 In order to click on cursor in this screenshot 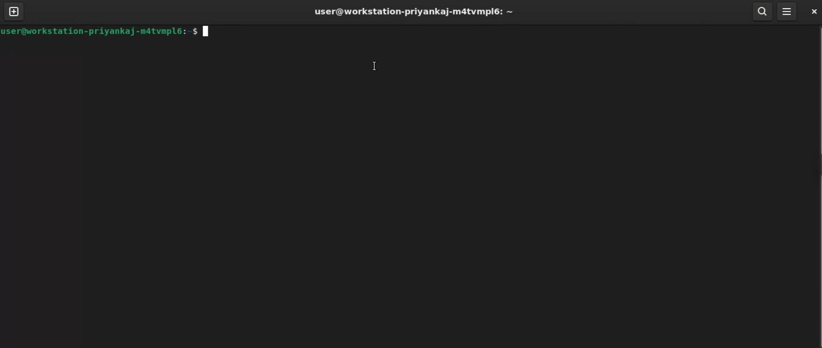, I will do `click(375, 66)`.